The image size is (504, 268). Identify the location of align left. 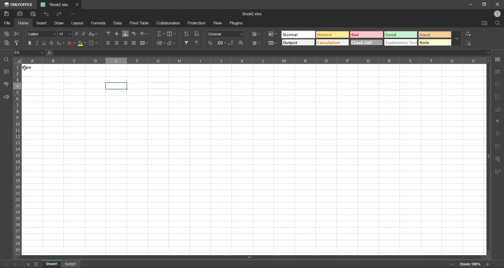
(108, 42).